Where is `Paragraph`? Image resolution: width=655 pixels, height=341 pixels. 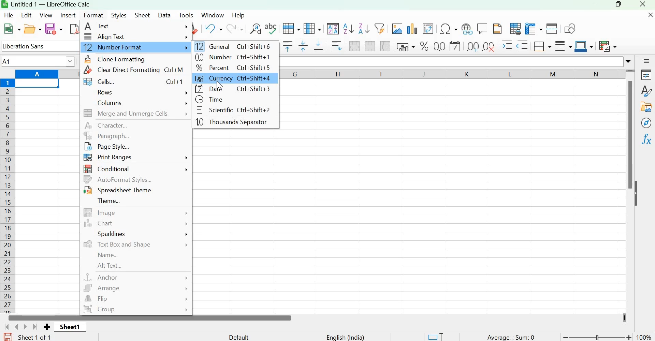
Paragraph is located at coordinates (135, 136).